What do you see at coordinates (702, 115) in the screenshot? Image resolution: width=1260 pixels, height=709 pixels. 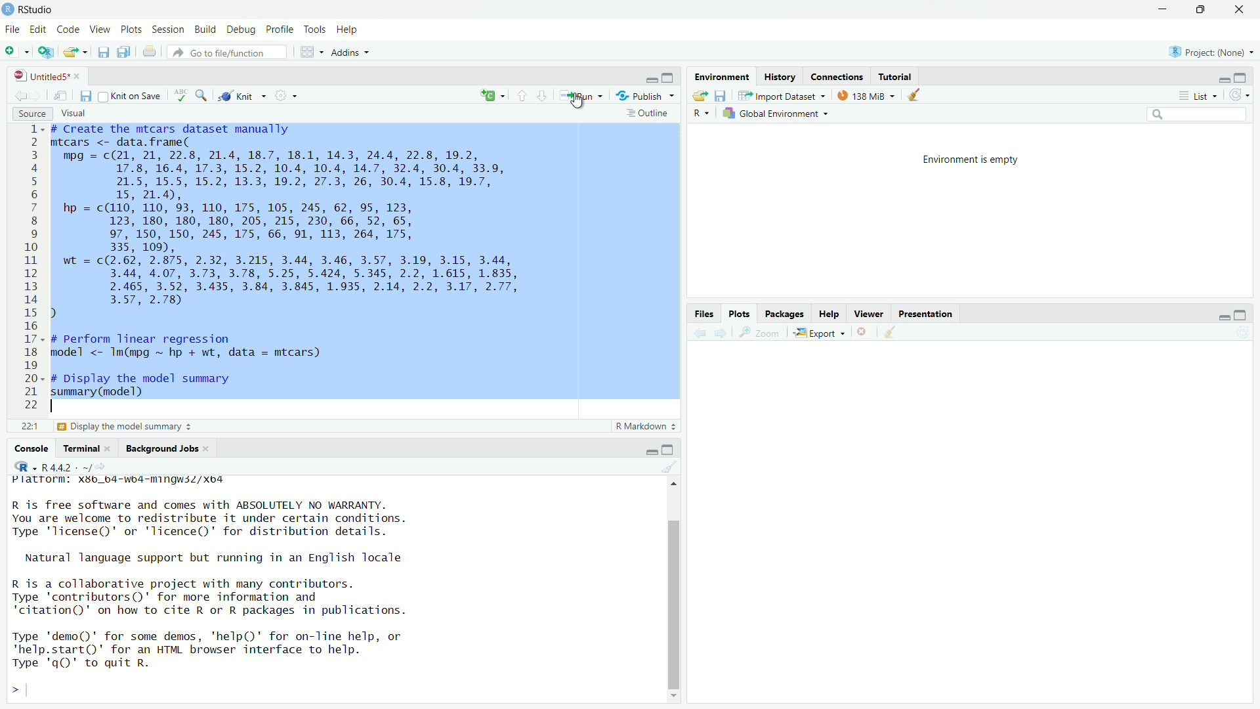 I see `R` at bounding box center [702, 115].